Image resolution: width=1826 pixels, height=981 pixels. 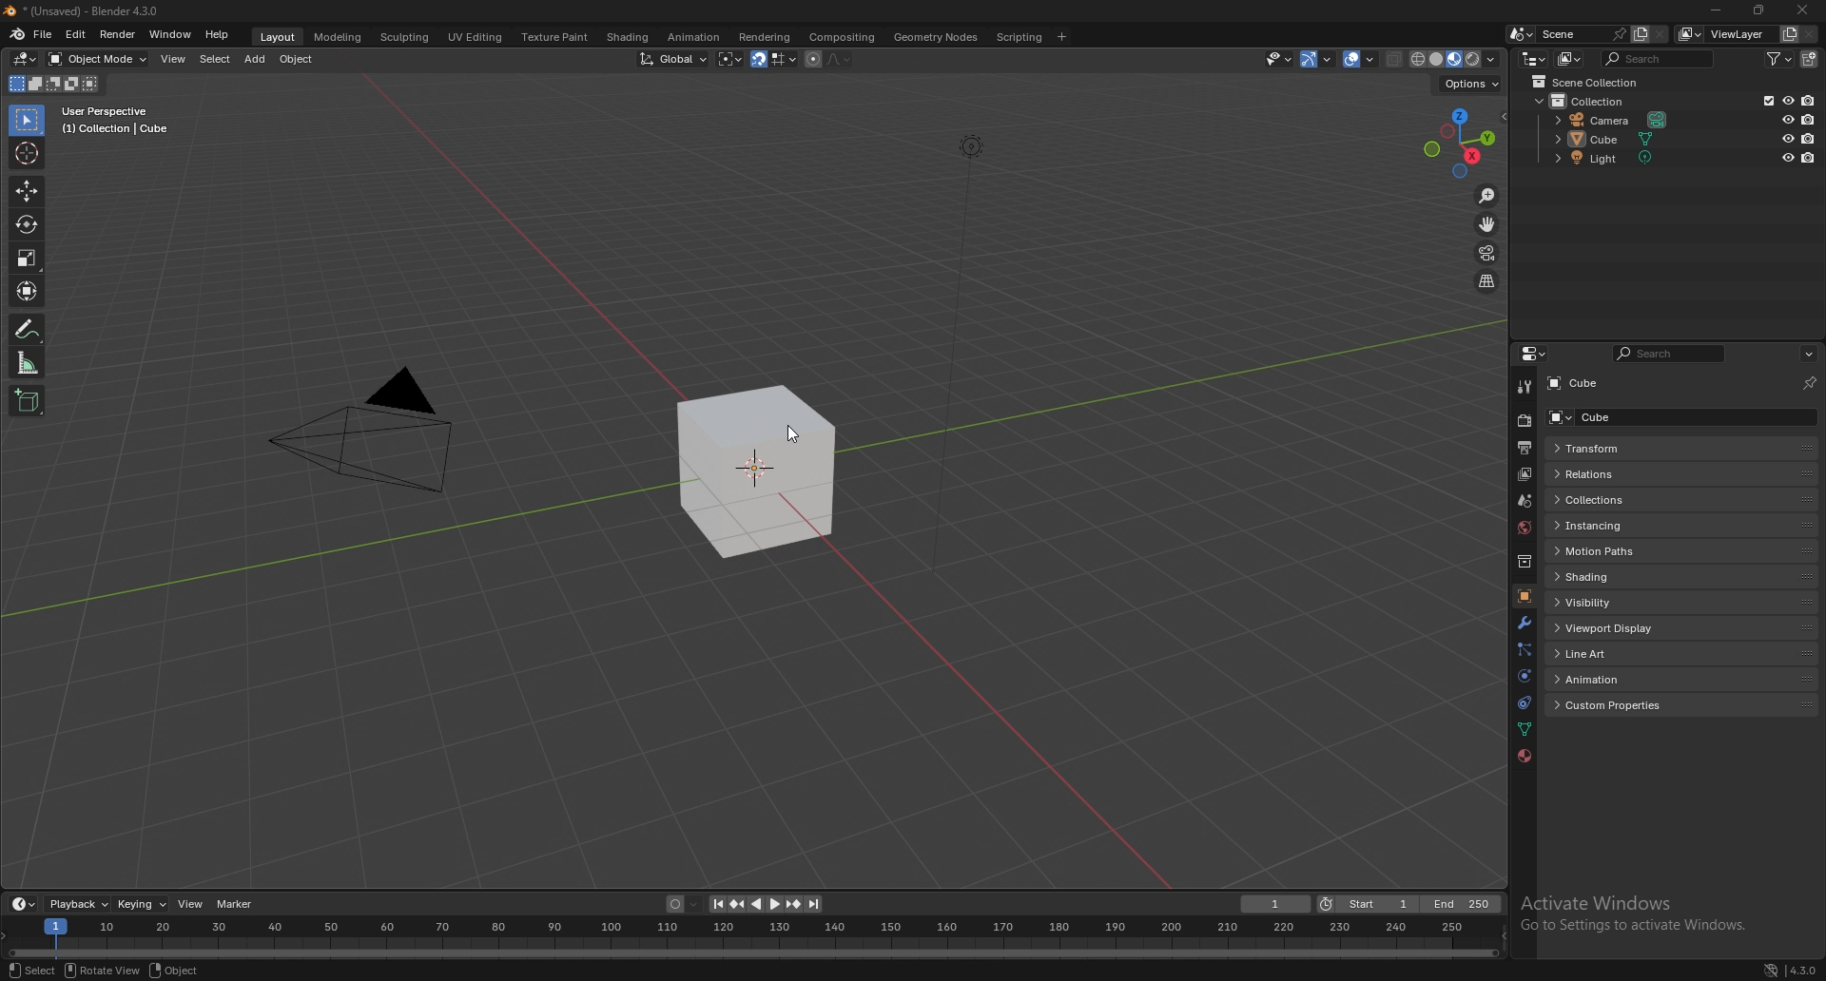 What do you see at coordinates (1683, 628) in the screenshot?
I see `viewport display` at bounding box center [1683, 628].